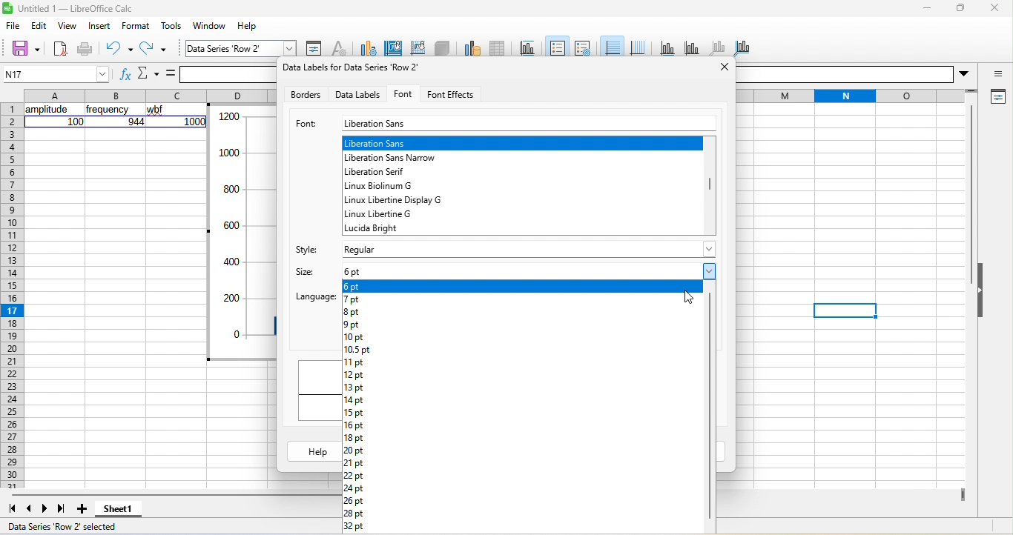 The image size is (1013, 535). Describe the element at coordinates (69, 526) in the screenshot. I see `data series row 2 selected` at that location.